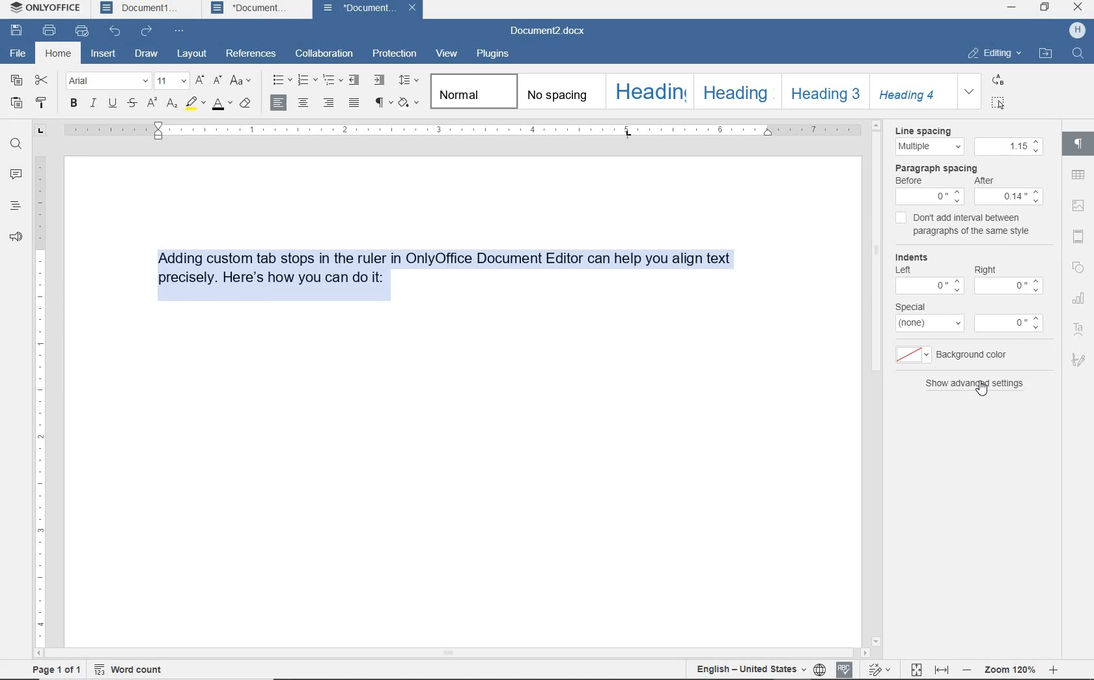 The image size is (1094, 680). I want to click on nonprinting characters, so click(382, 104).